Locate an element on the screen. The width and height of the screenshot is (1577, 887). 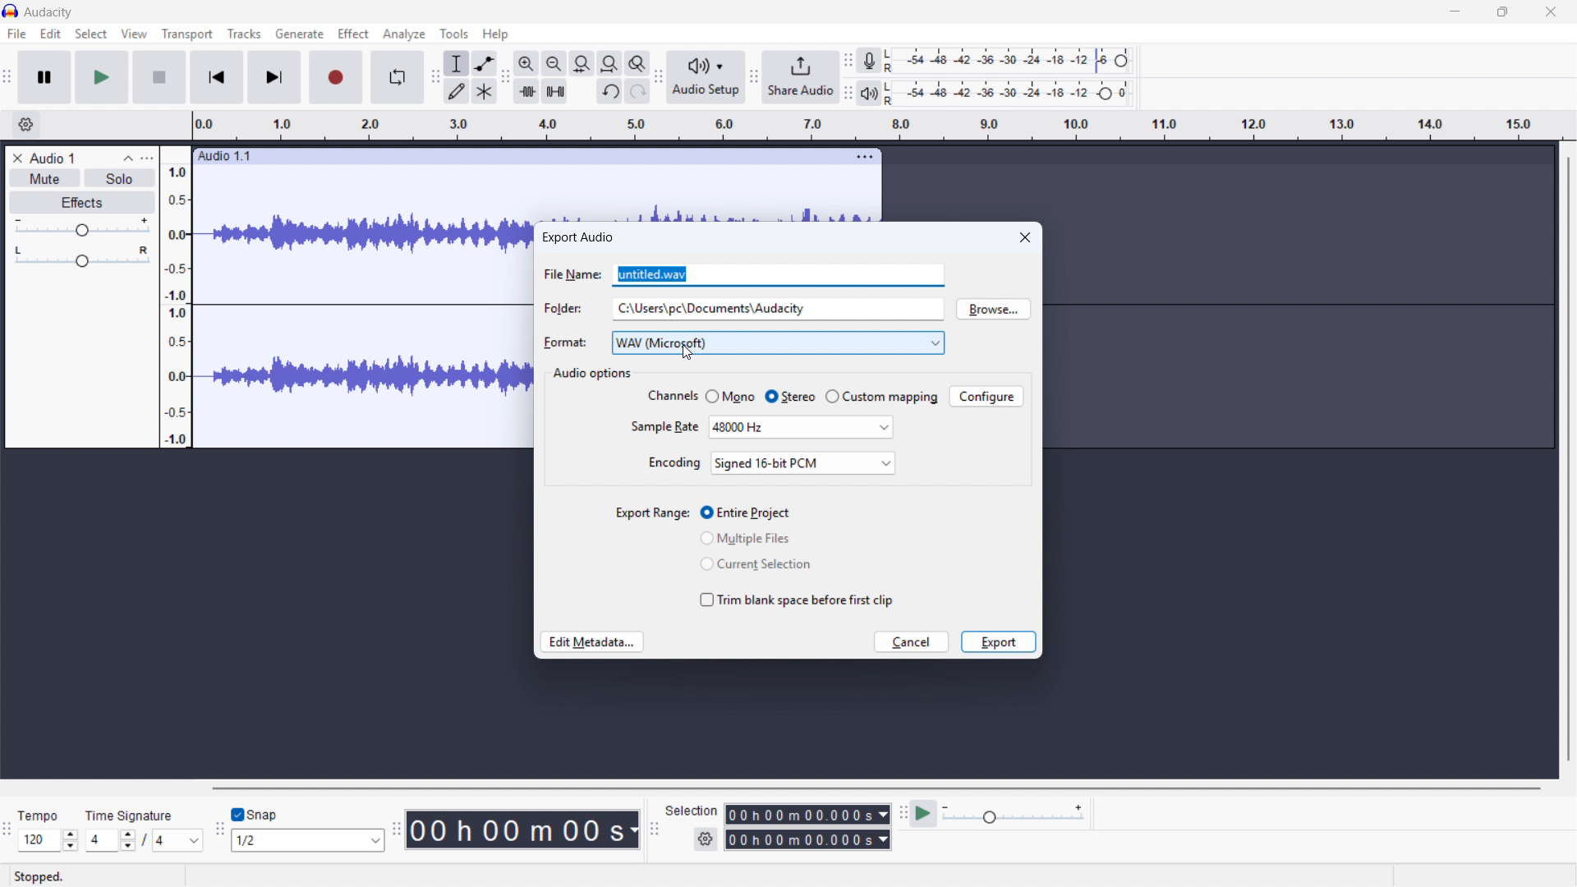
sample rate is located at coordinates (664, 427).